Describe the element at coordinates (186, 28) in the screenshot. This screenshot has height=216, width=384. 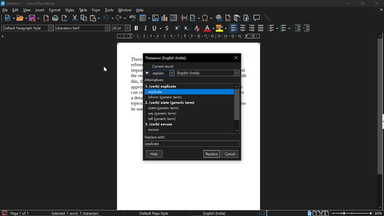
I see `subscript` at that location.